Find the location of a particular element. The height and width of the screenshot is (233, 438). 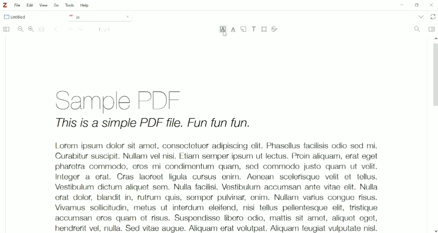

Highlight Text is located at coordinates (223, 30).